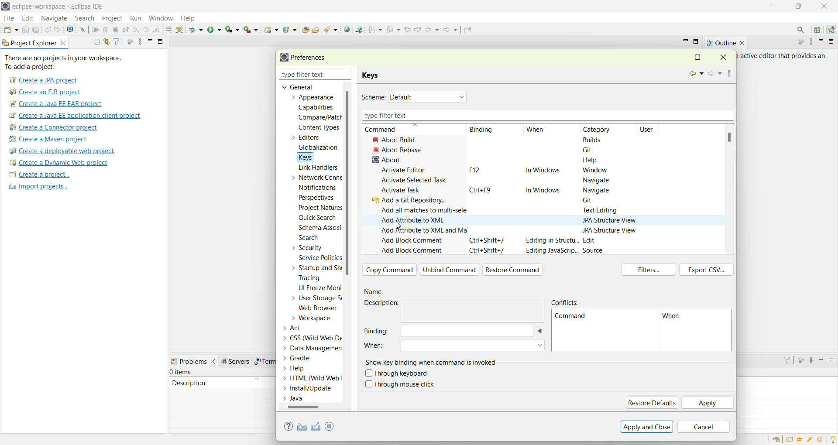 The image size is (838, 445). I want to click on service policies, so click(319, 258).